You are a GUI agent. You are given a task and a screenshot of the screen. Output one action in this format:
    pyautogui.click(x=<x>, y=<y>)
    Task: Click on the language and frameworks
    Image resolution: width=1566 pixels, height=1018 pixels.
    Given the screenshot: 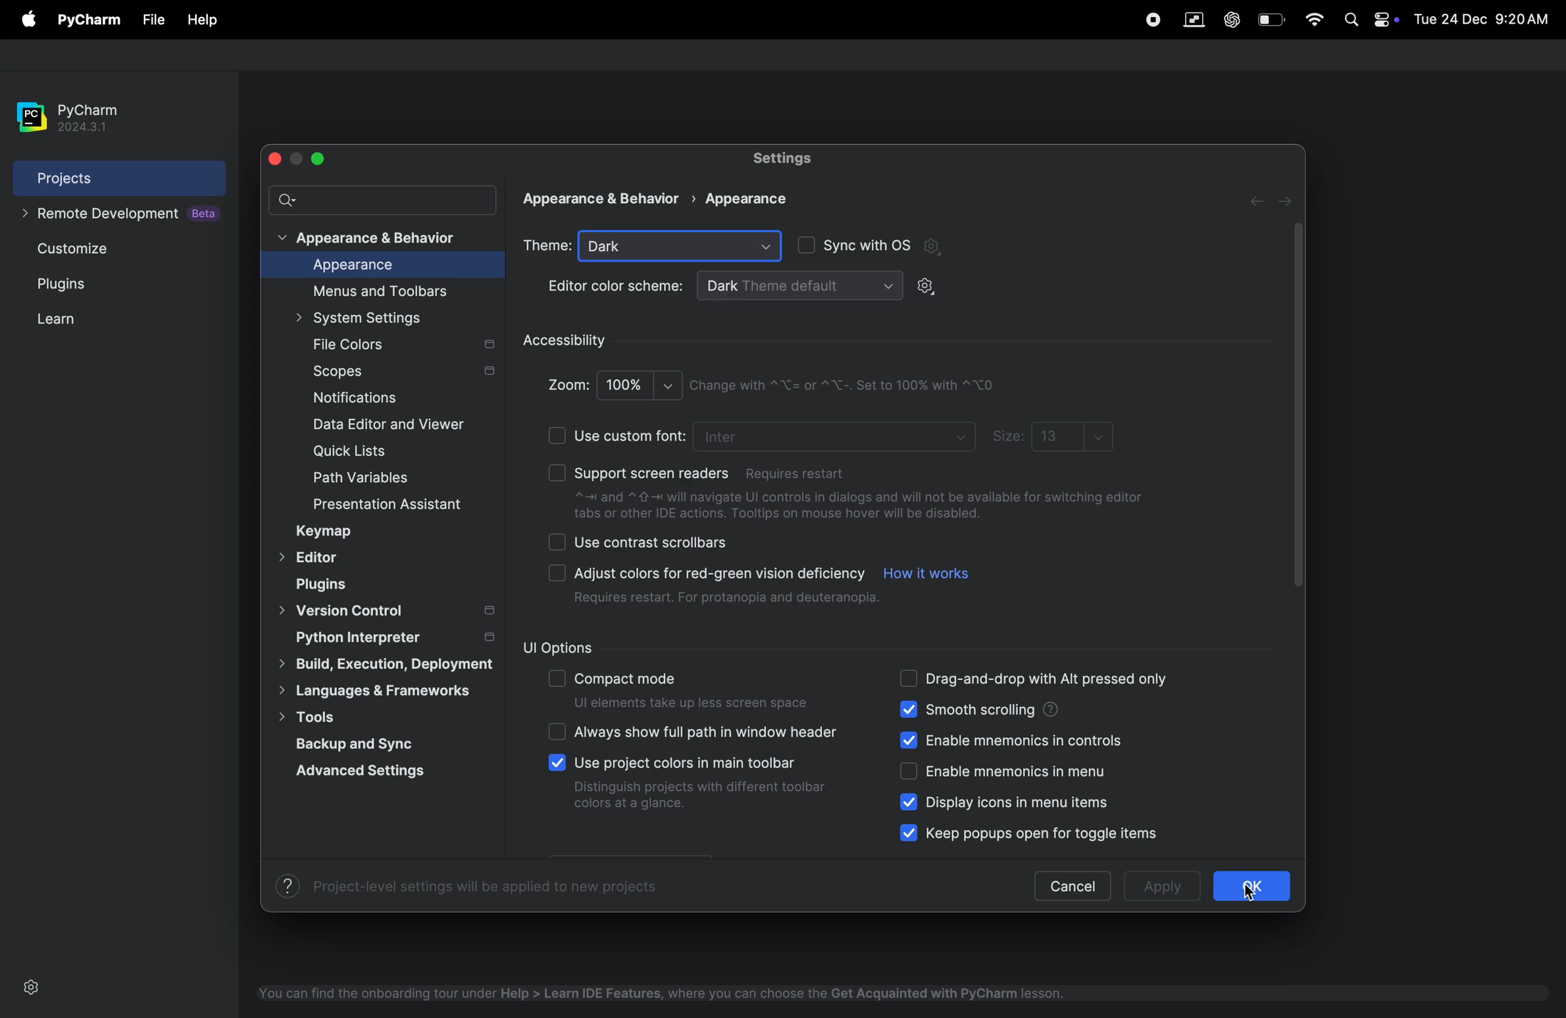 What is the action you would take?
    pyautogui.click(x=382, y=691)
    